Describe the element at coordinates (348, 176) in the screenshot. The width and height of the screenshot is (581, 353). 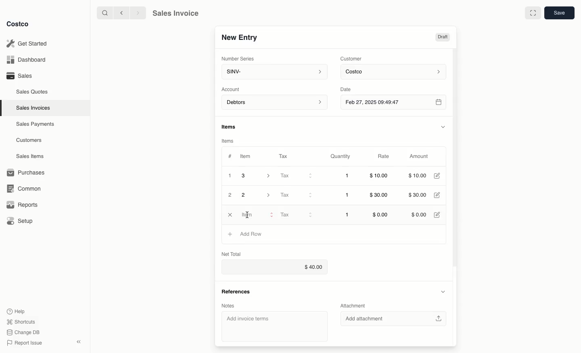
I see `1` at that location.